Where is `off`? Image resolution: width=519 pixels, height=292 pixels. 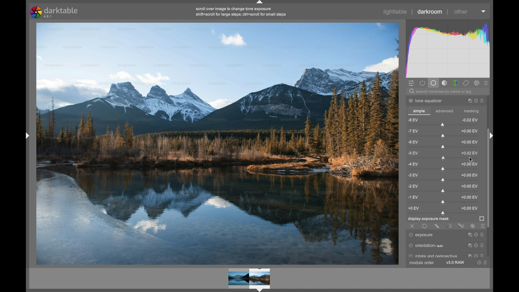
off is located at coordinates (413, 226).